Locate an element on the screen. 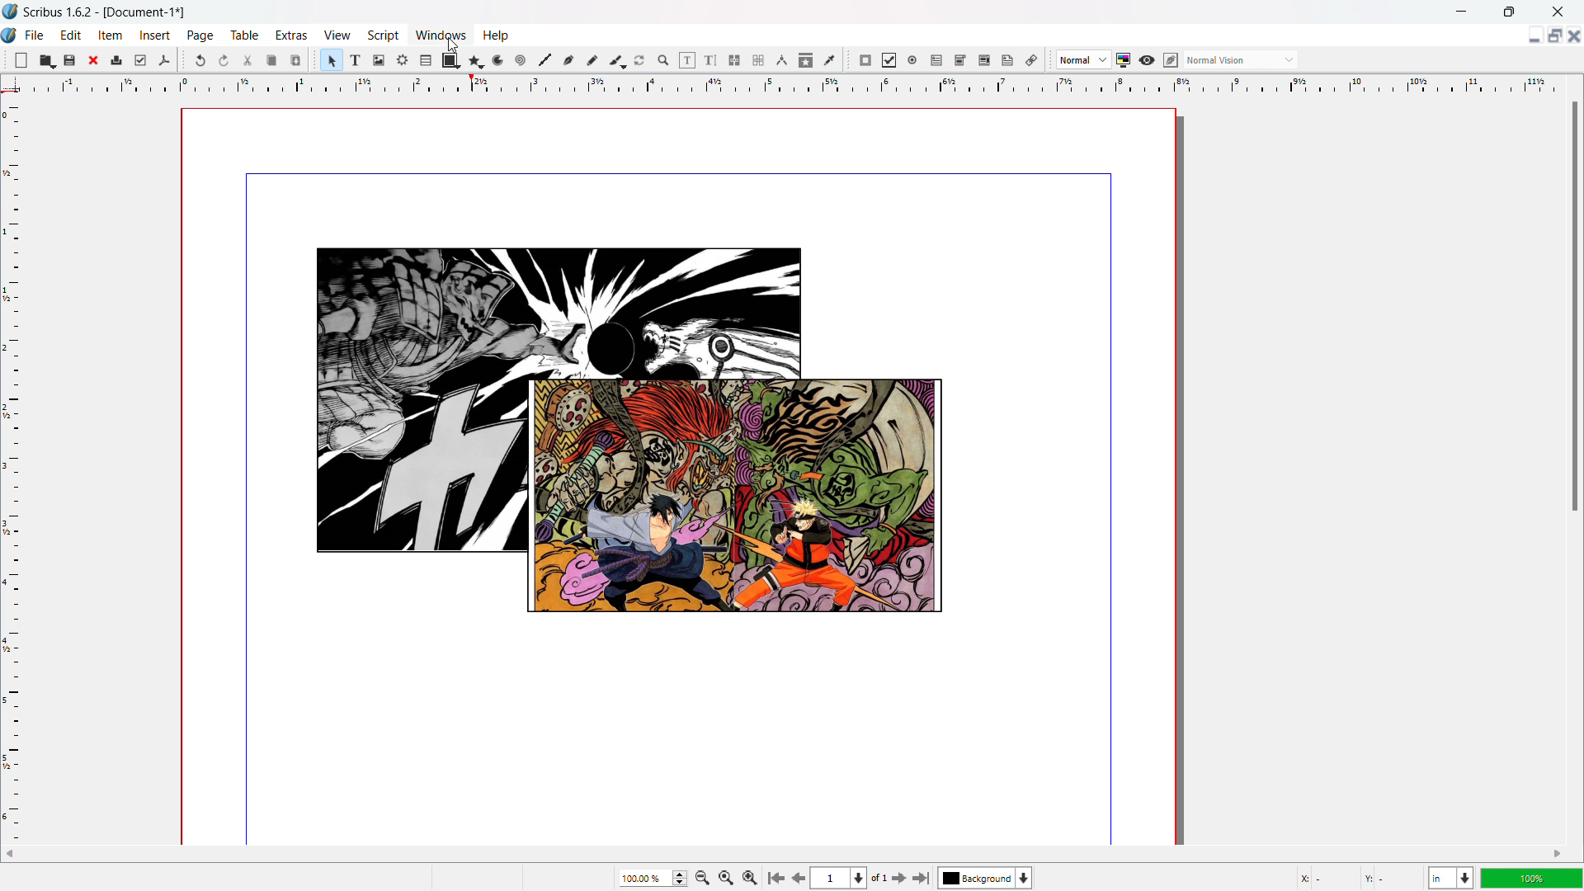 This screenshot has height=891, width=1584. maximize window is located at coordinates (1506, 11).